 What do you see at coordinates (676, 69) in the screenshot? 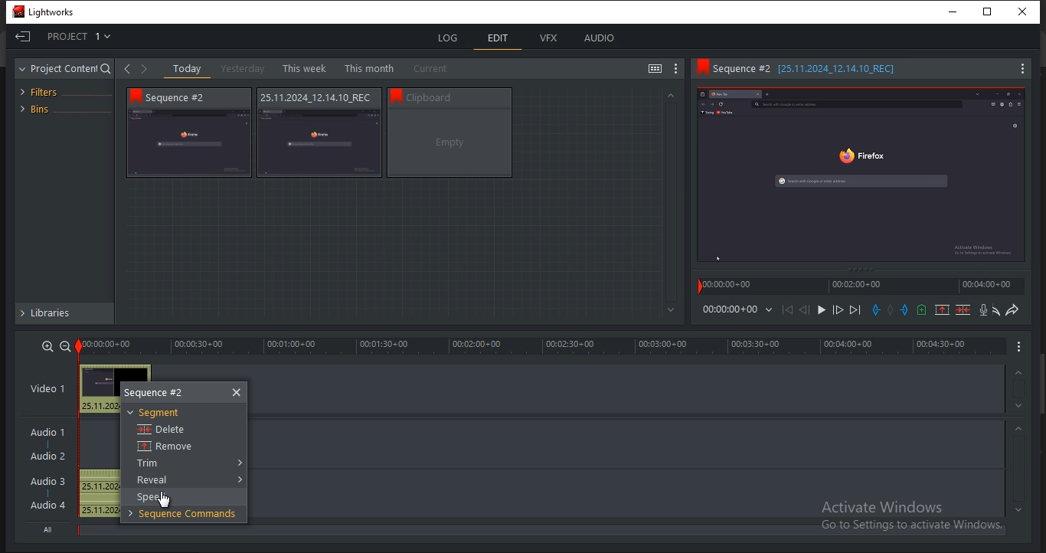
I see `show settings menu` at bounding box center [676, 69].